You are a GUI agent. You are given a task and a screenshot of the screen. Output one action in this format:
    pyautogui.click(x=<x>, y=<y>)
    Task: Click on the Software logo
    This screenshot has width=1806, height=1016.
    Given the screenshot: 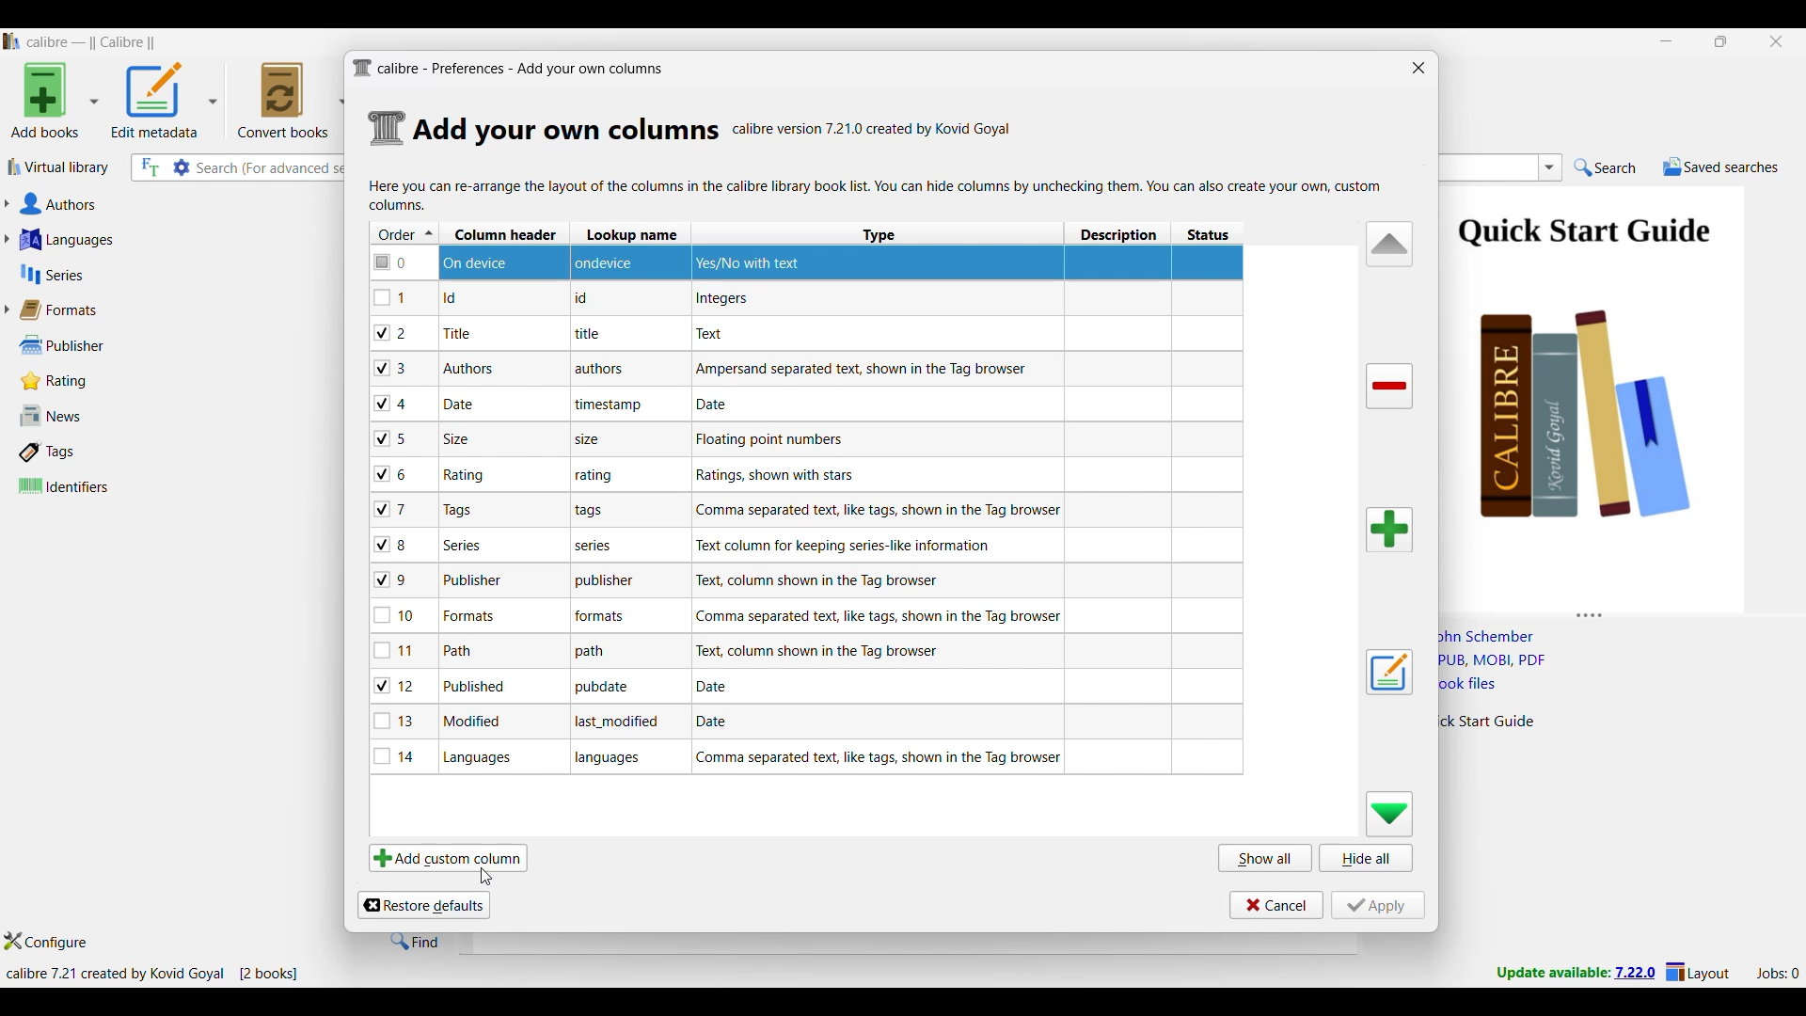 What is the action you would take?
    pyautogui.click(x=12, y=41)
    